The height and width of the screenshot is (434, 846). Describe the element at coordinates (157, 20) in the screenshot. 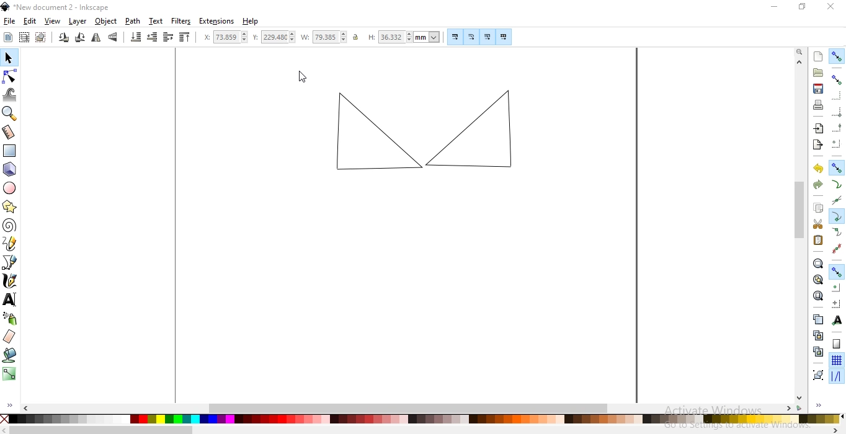

I see `text` at that location.